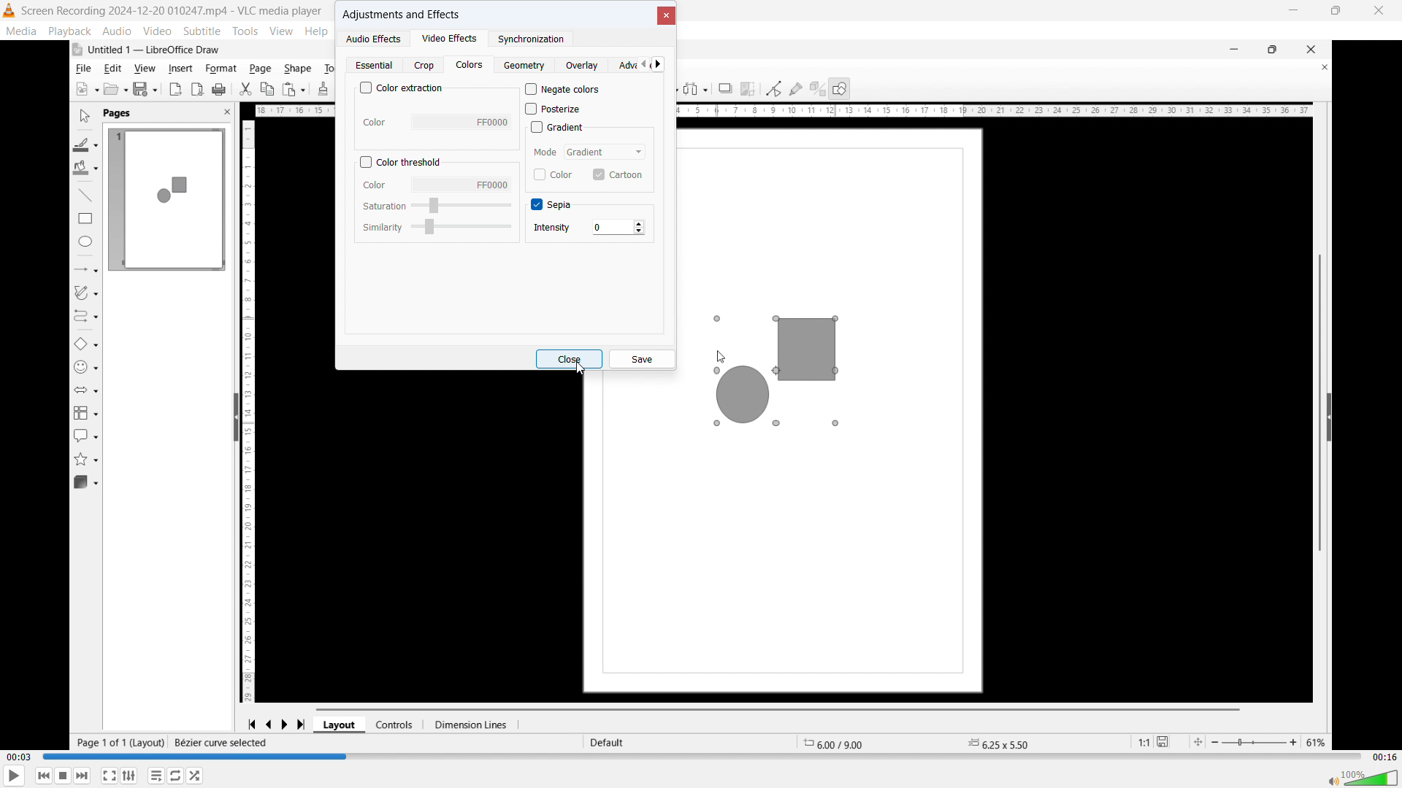 The width and height of the screenshot is (1402, 788). I want to click on Colour extraction , so click(402, 88).